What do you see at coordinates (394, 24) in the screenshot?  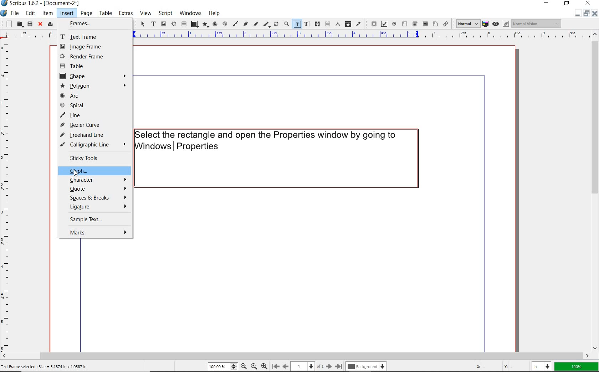 I see `pdf radio button` at bounding box center [394, 24].